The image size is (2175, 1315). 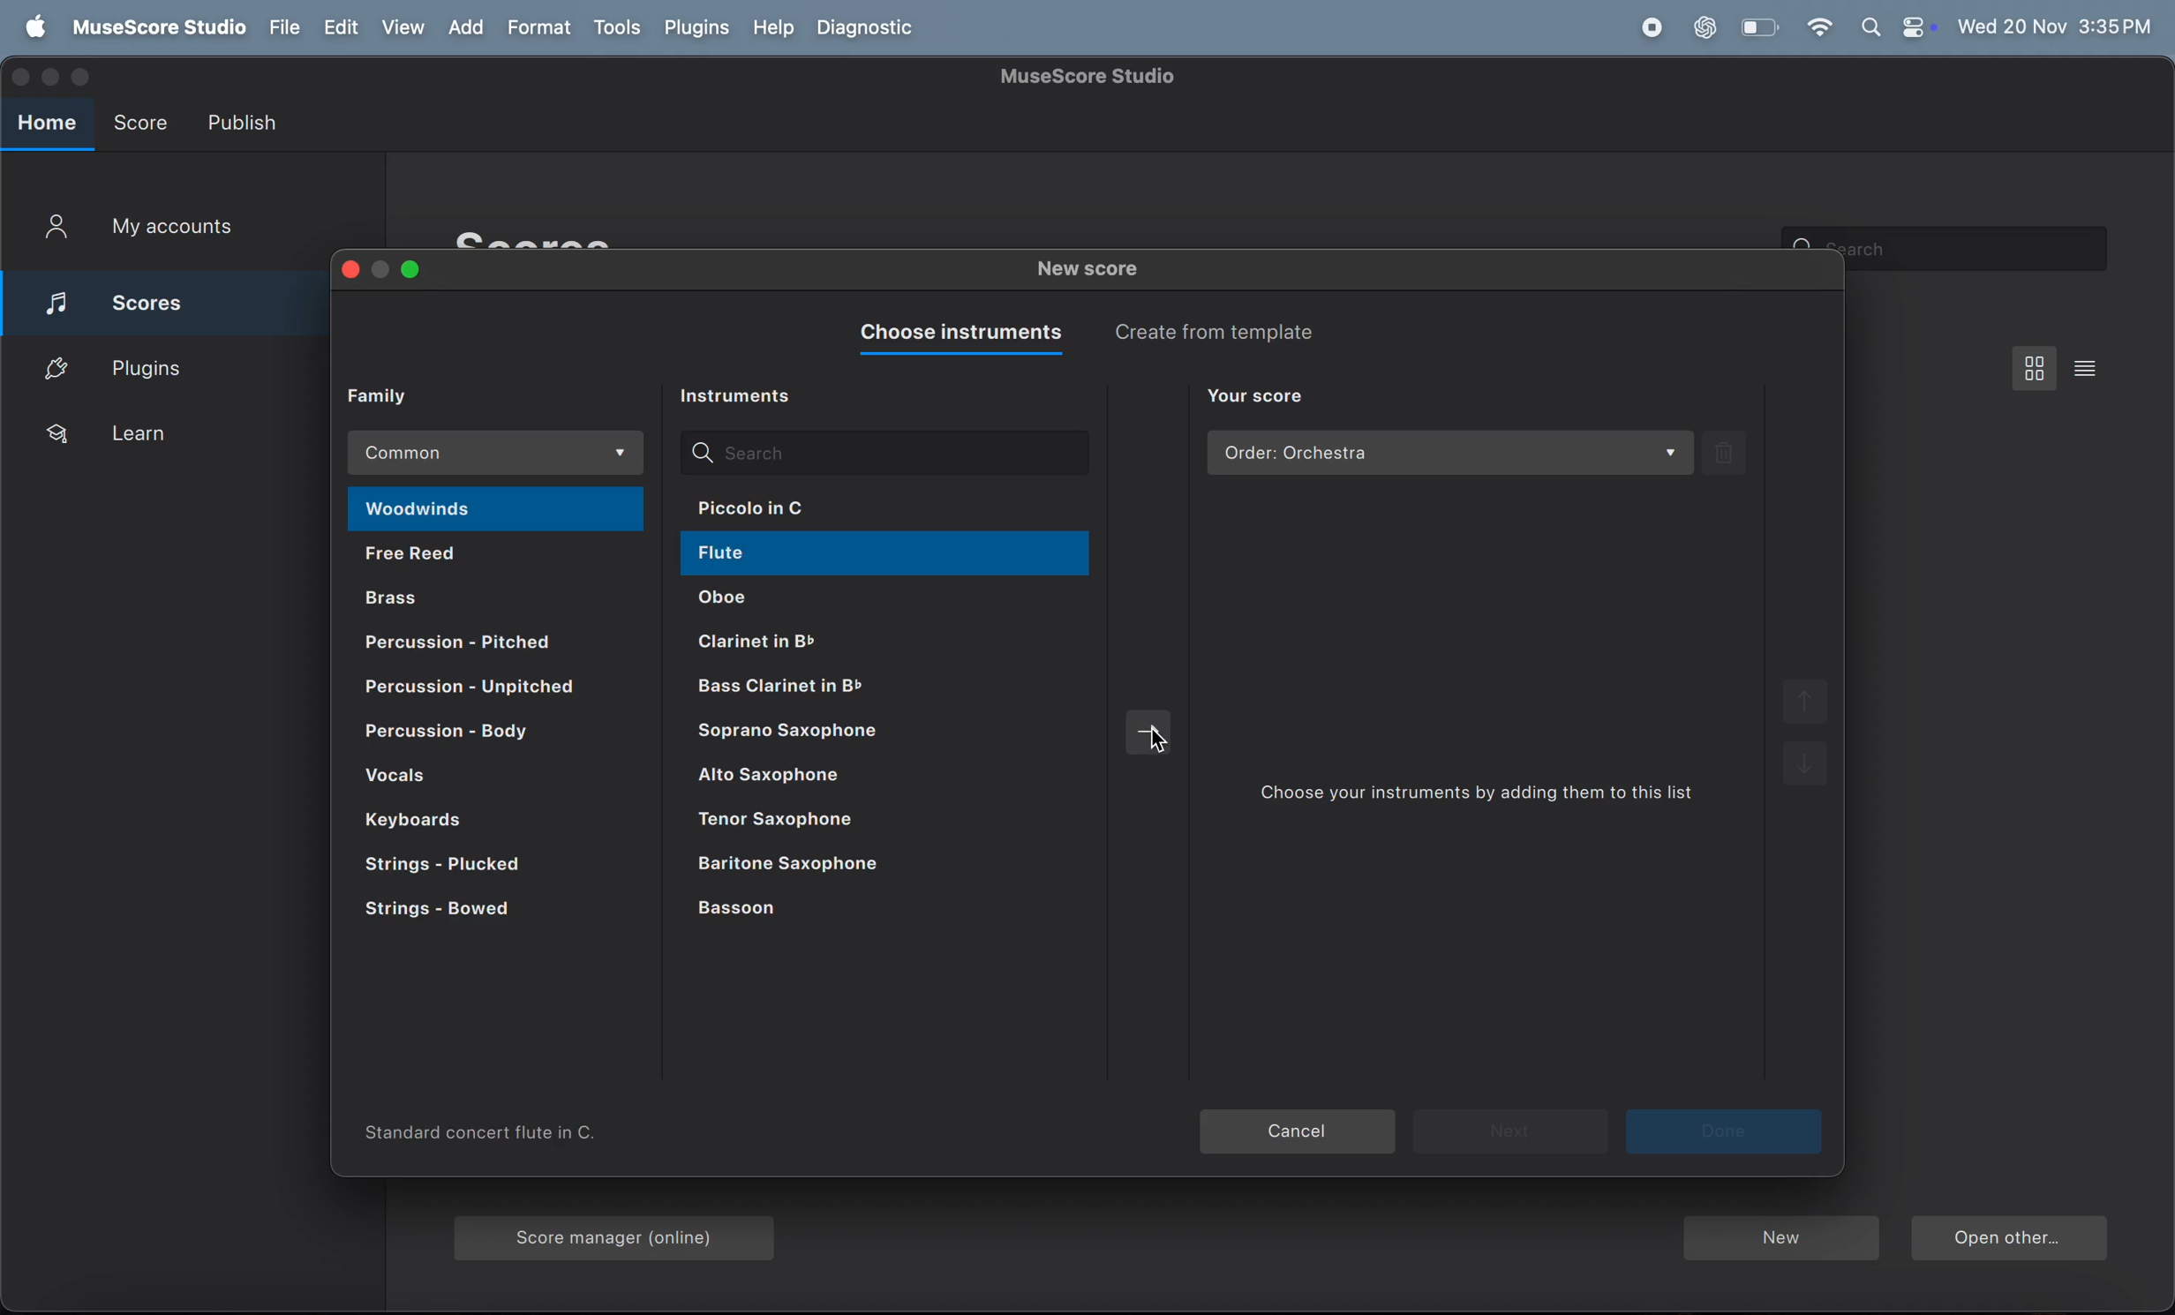 I want to click on saprno saxophone, so click(x=867, y=735).